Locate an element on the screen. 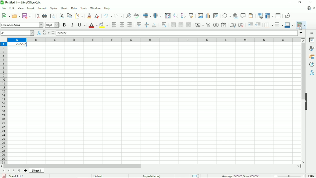 The height and width of the screenshot is (178, 316). Export directly as PDF is located at coordinates (37, 16).